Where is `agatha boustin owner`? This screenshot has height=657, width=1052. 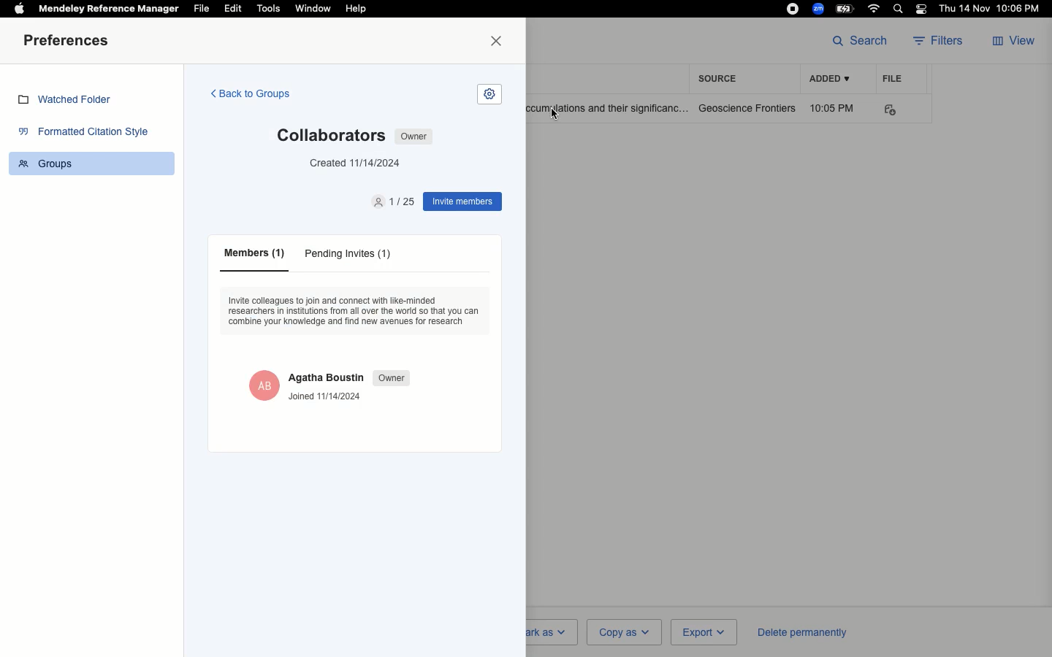
agatha boustin owner is located at coordinates (264, 385).